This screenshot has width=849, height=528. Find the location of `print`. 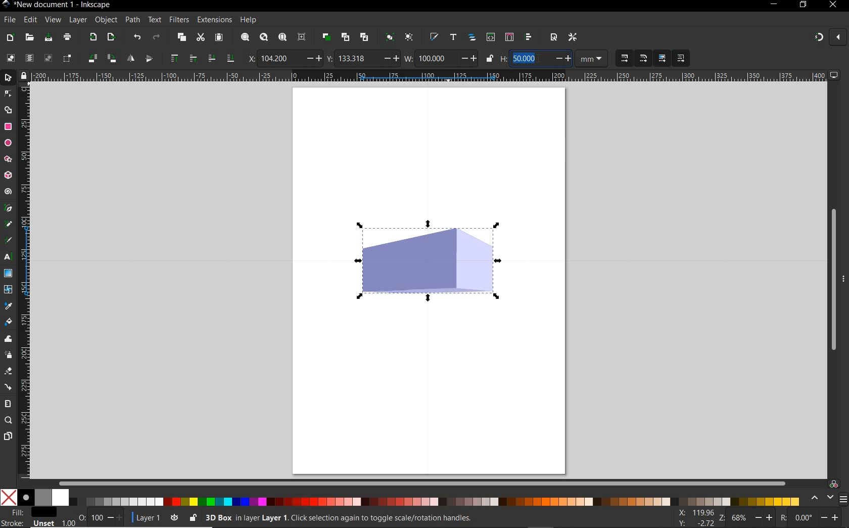

print is located at coordinates (68, 37).